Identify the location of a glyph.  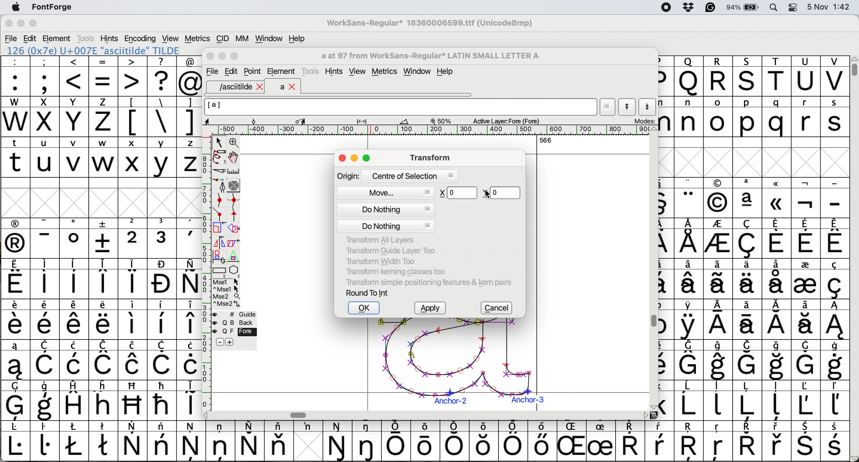
(455, 364).